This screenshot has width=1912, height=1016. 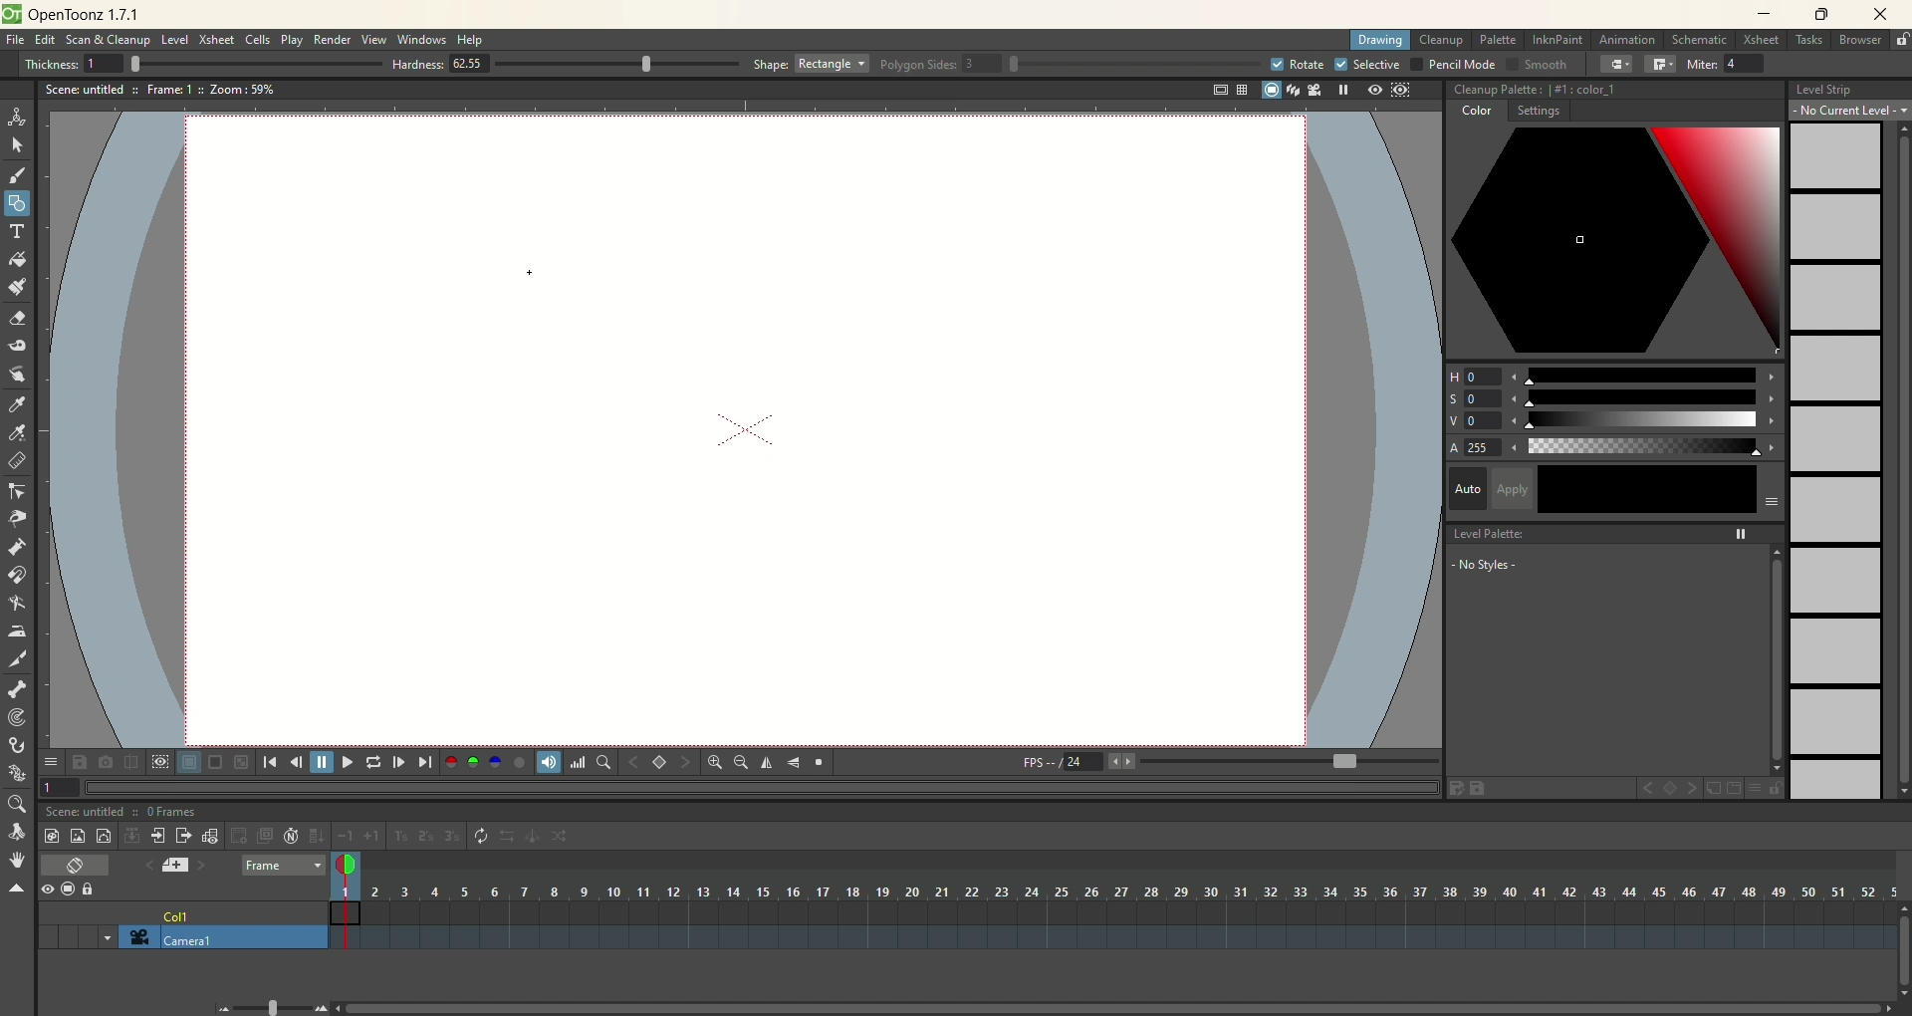 I want to click on field guide, so click(x=1241, y=90).